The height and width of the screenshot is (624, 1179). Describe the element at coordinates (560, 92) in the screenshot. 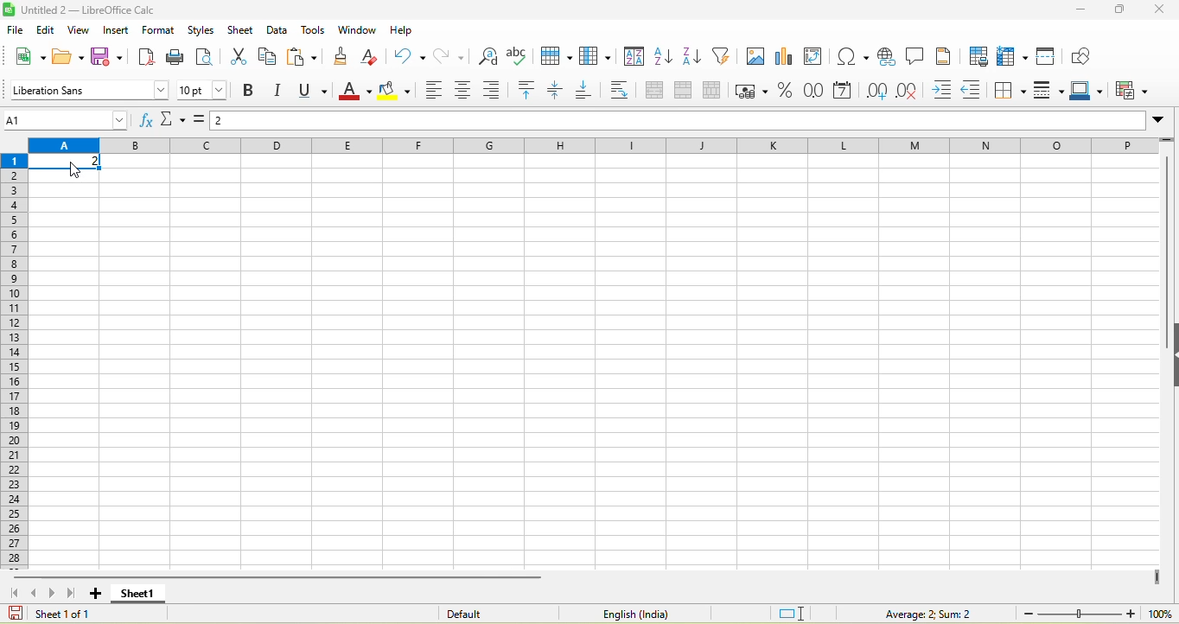

I see `center vertically` at that location.